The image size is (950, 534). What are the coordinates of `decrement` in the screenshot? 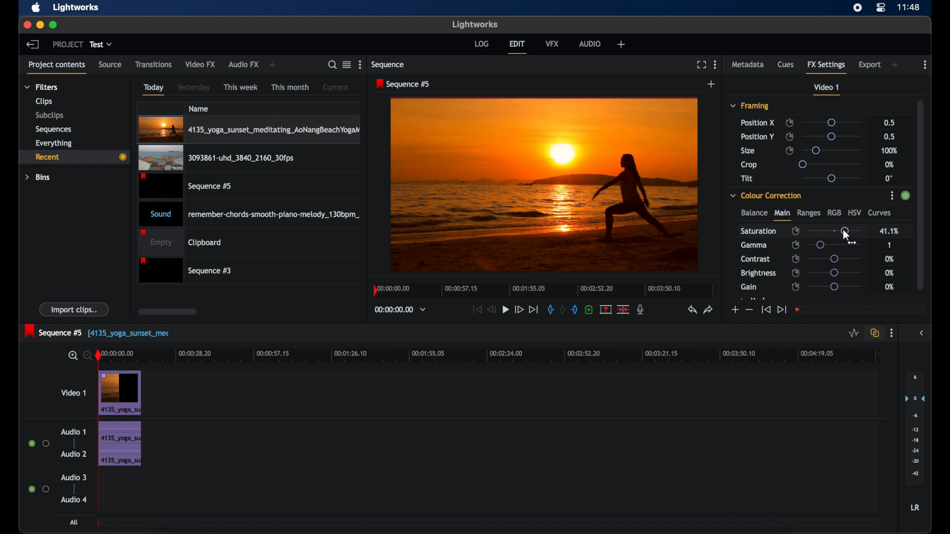 It's located at (749, 310).